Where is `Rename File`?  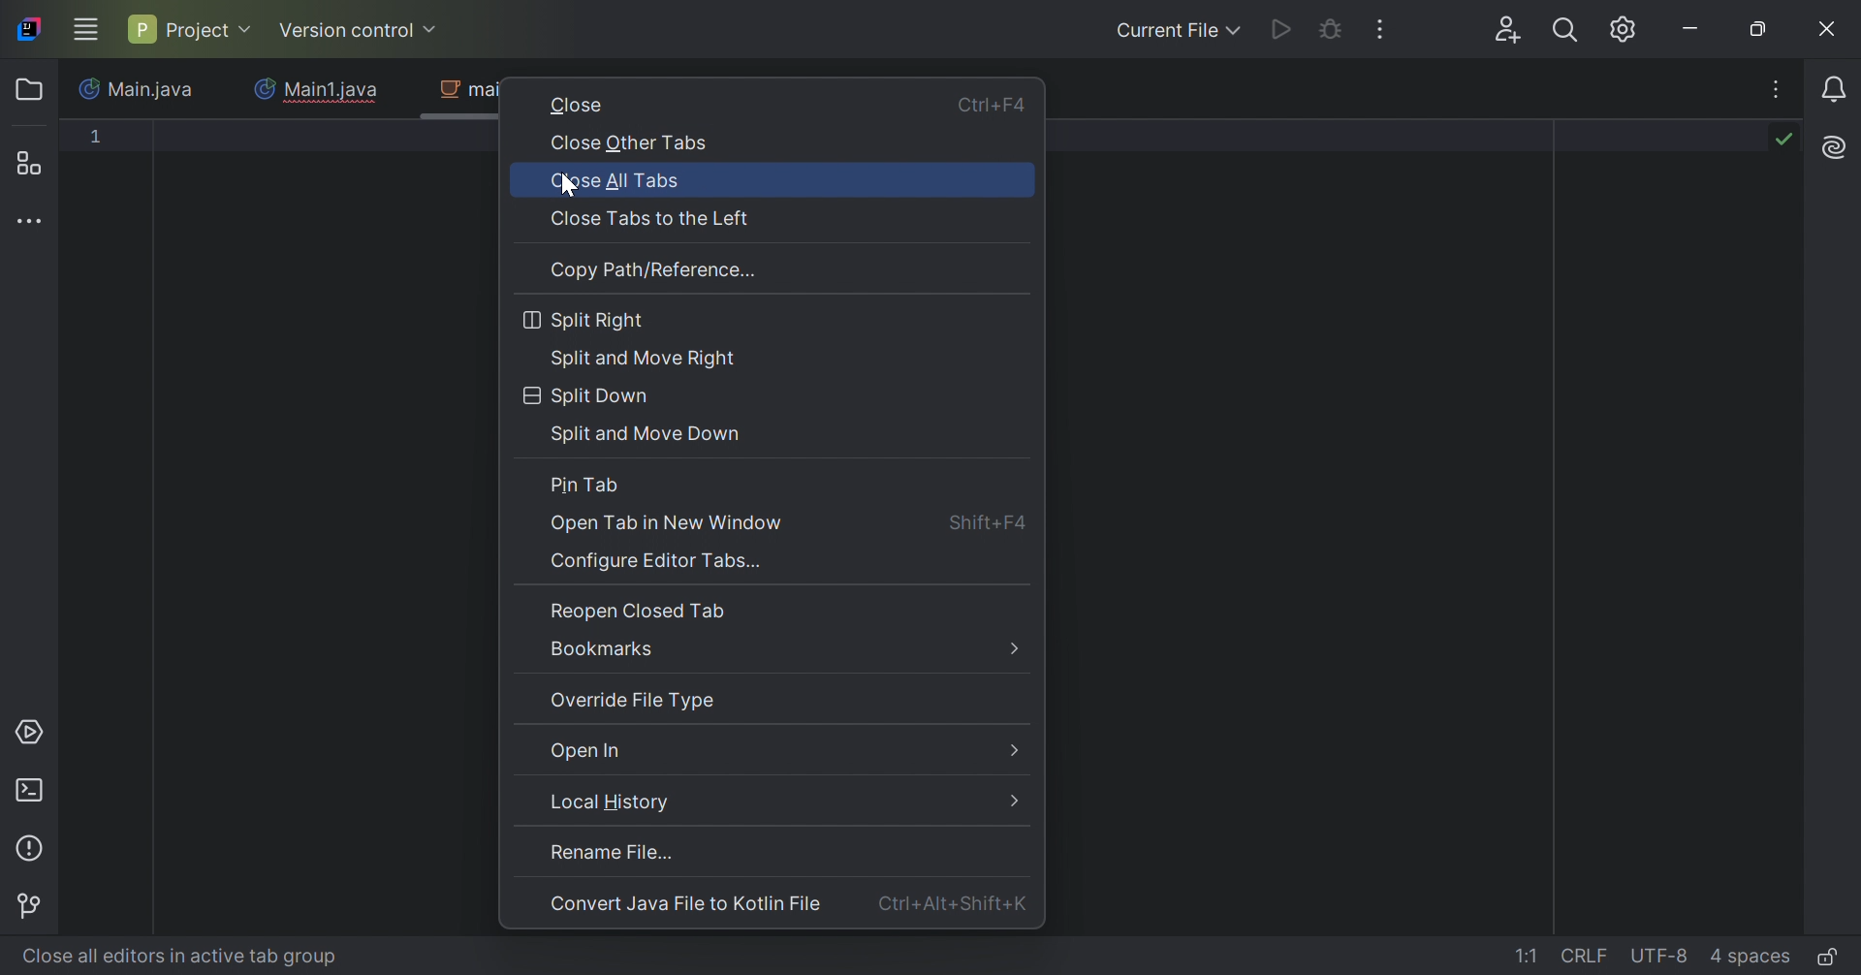
Rename File is located at coordinates (684, 854).